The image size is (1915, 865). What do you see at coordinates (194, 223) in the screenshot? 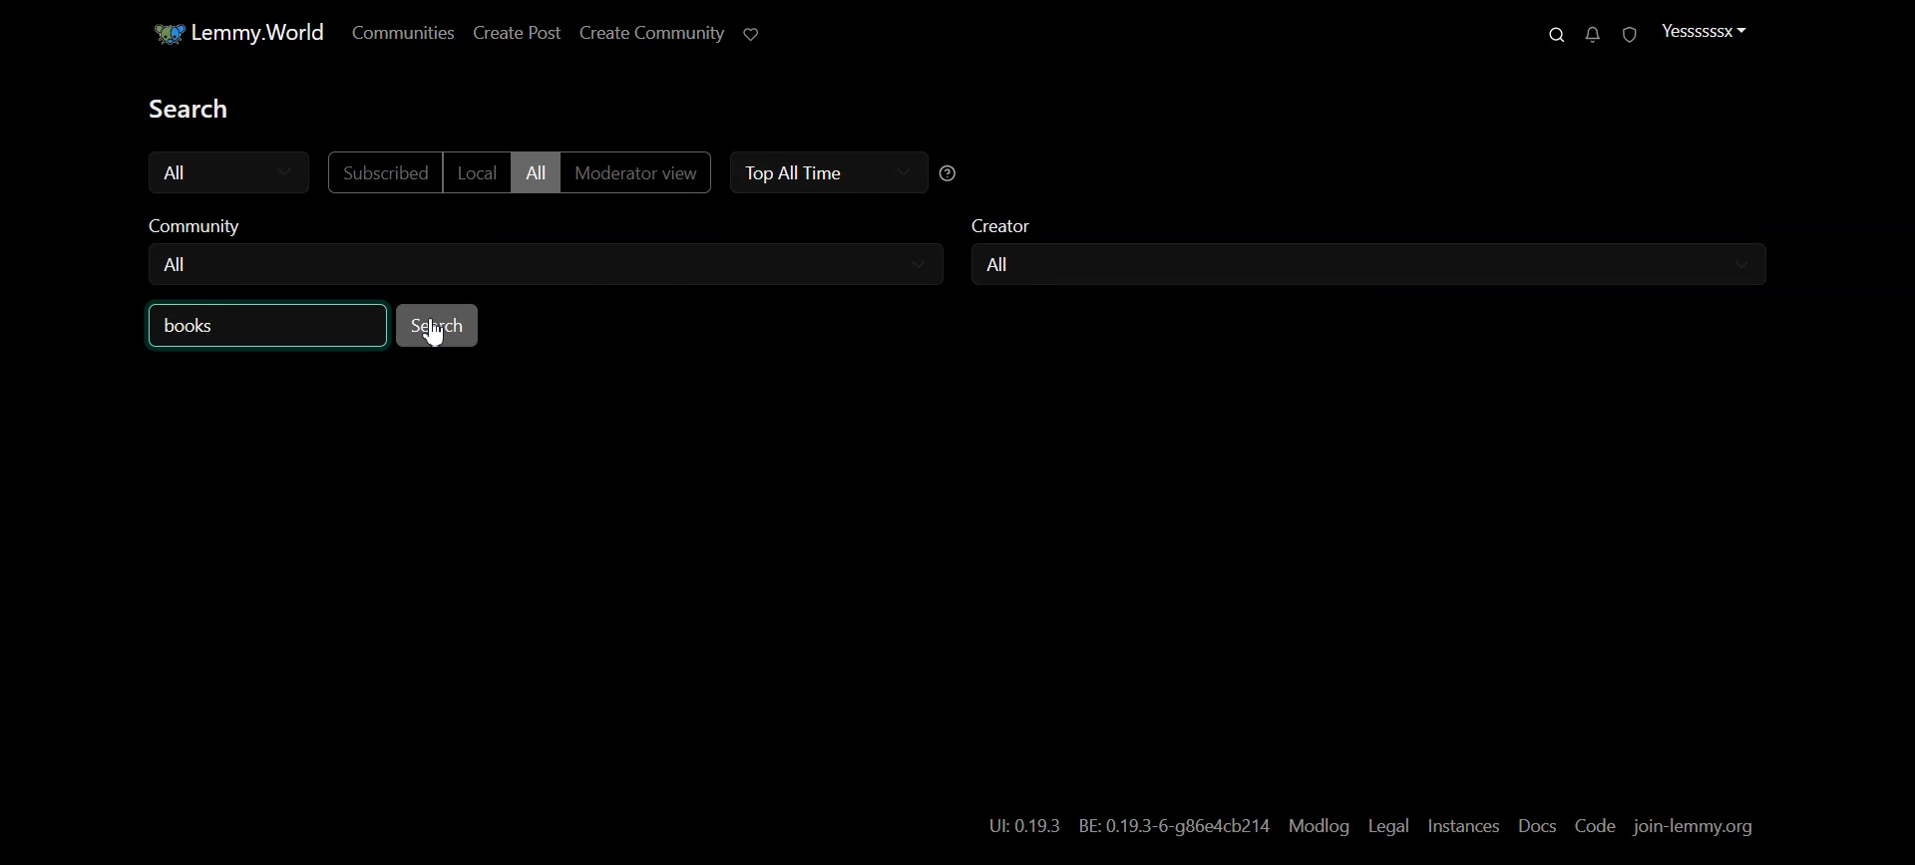
I see `community` at bounding box center [194, 223].